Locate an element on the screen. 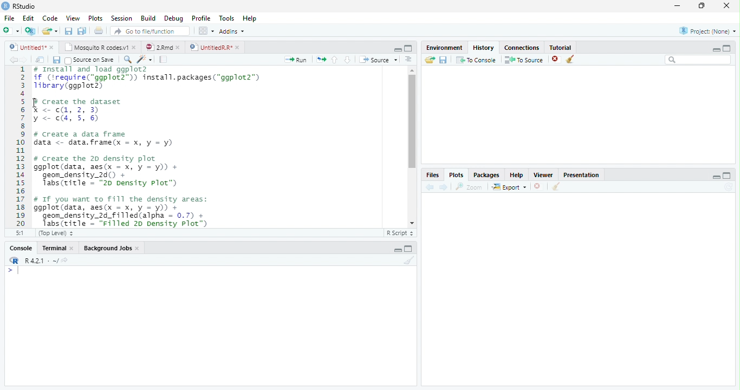 This screenshot has width=740, height=390. show in window is located at coordinates (41, 60).